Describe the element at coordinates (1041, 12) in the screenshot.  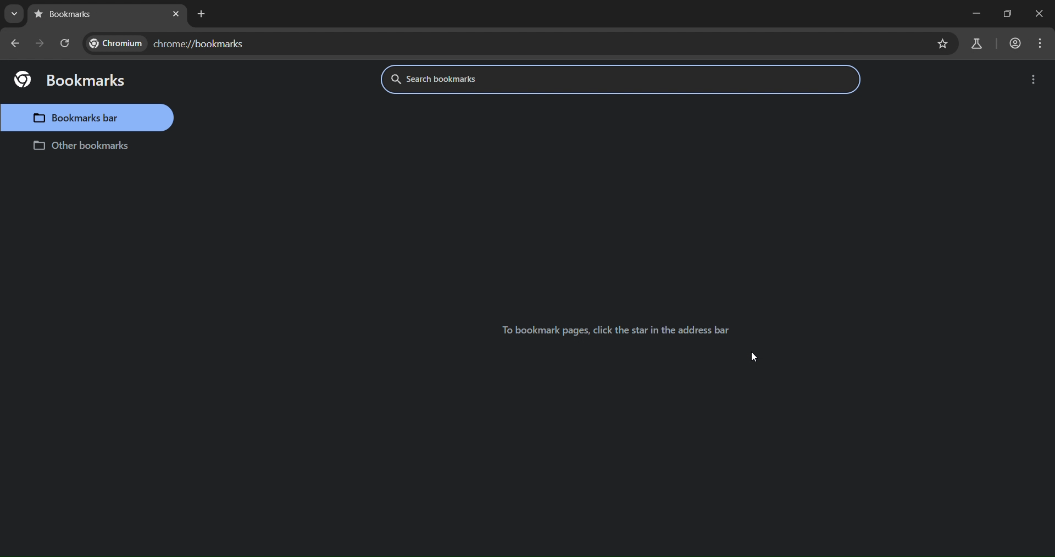
I see `close` at that location.